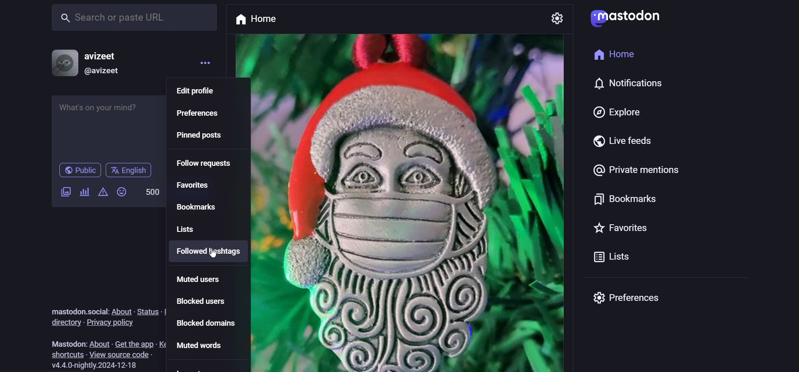 The height and width of the screenshot is (372, 799). Describe the element at coordinates (199, 208) in the screenshot. I see `bookmarks` at that location.